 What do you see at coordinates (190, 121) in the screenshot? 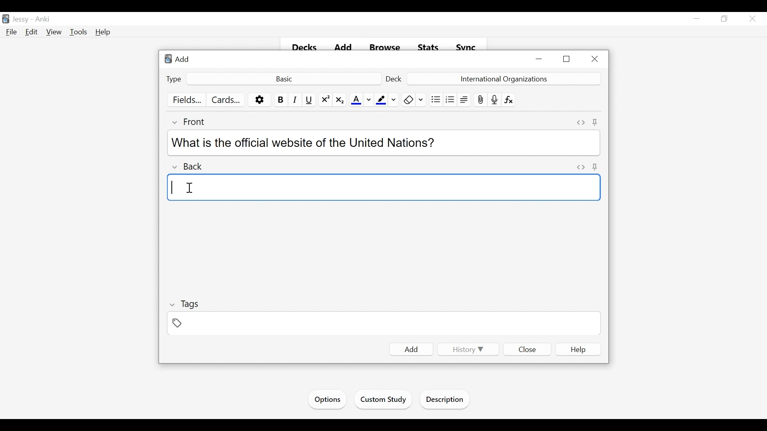
I see `Front` at bounding box center [190, 121].